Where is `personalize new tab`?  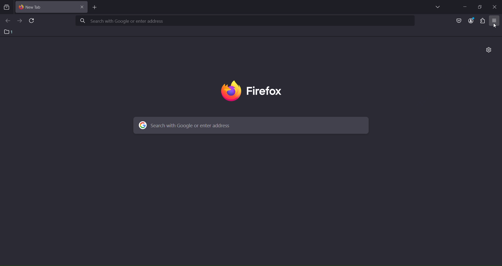
personalize new tab is located at coordinates (489, 50).